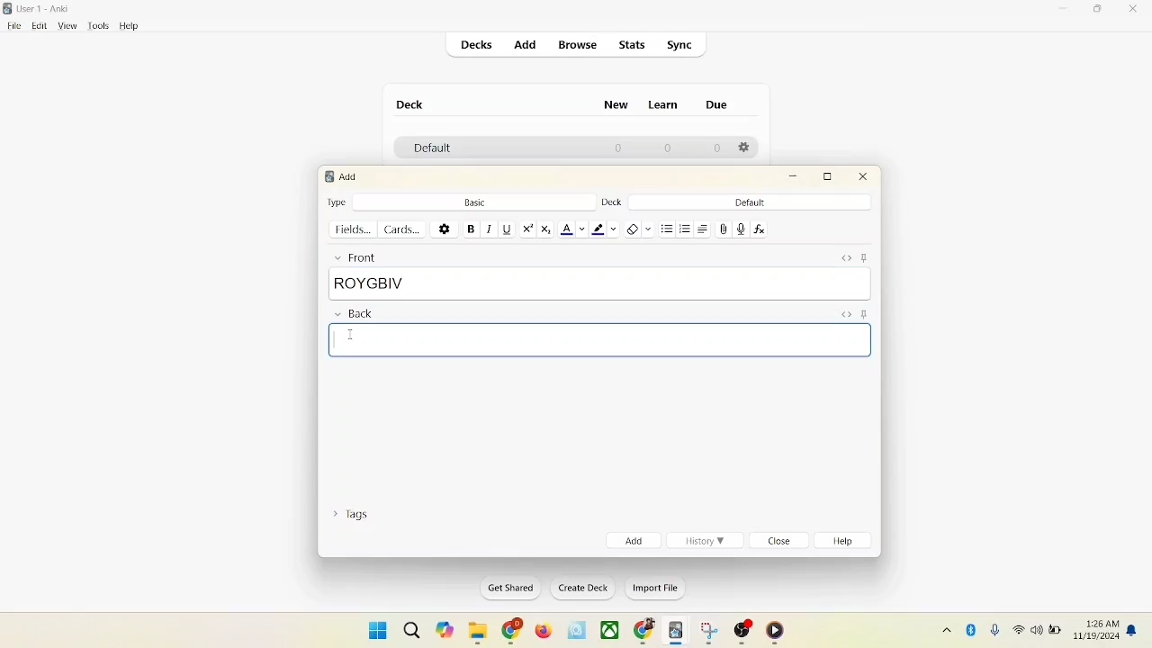 The height and width of the screenshot is (648, 1152). I want to click on add, so click(632, 540).